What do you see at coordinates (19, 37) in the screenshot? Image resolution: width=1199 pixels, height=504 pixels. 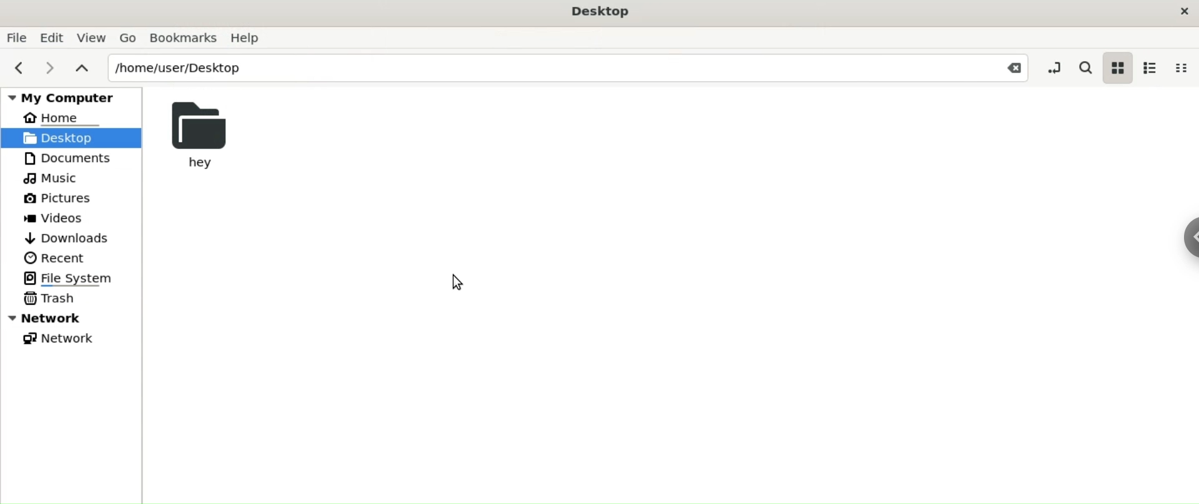 I see `File` at bounding box center [19, 37].